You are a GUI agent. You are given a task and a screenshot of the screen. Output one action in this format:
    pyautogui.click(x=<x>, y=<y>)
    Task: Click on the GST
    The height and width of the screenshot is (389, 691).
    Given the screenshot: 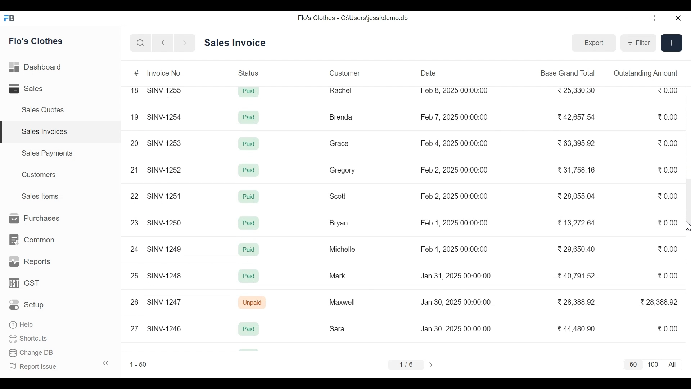 What is the action you would take?
    pyautogui.click(x=24, y=283)
    